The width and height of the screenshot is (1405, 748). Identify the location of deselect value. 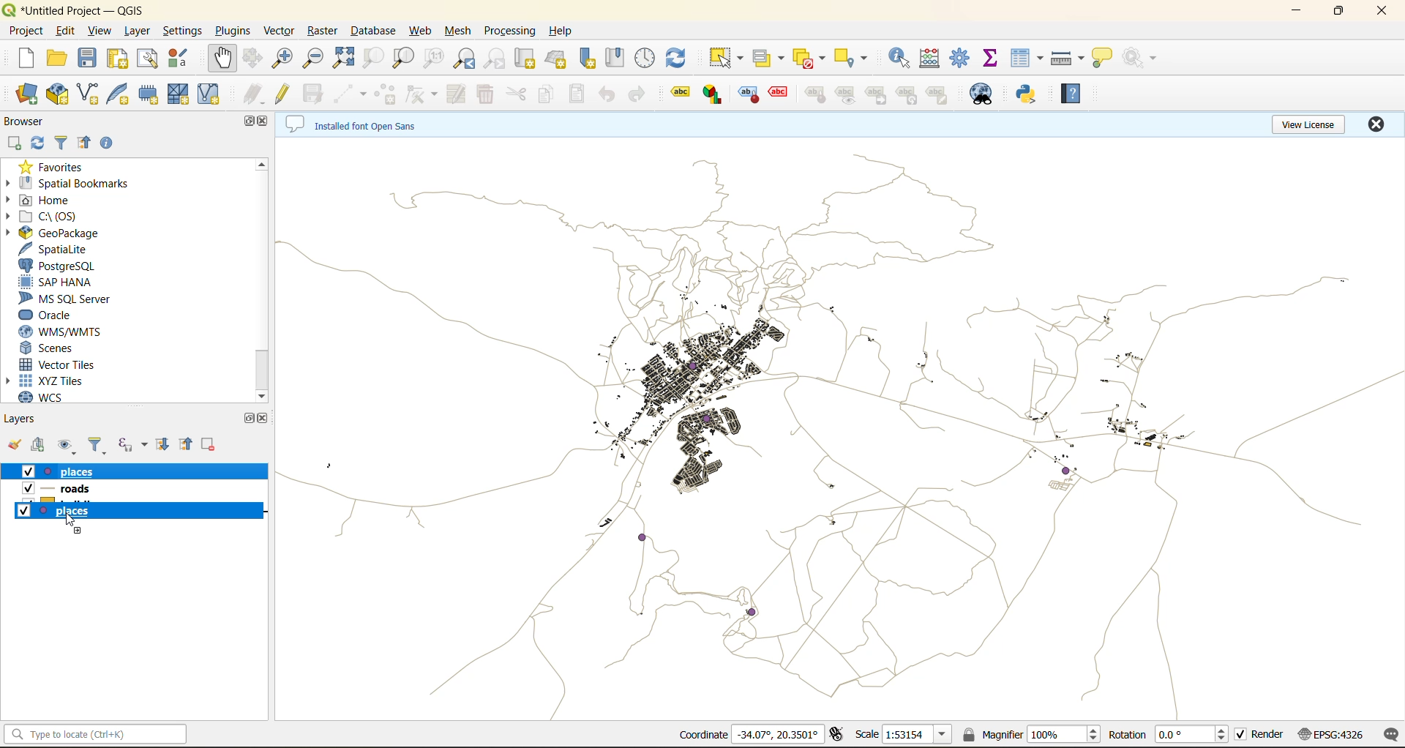
(809, 56).